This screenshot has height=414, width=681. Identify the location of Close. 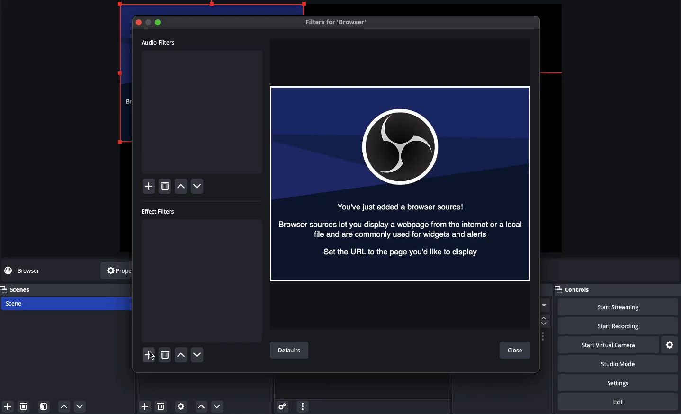
(140, 22).